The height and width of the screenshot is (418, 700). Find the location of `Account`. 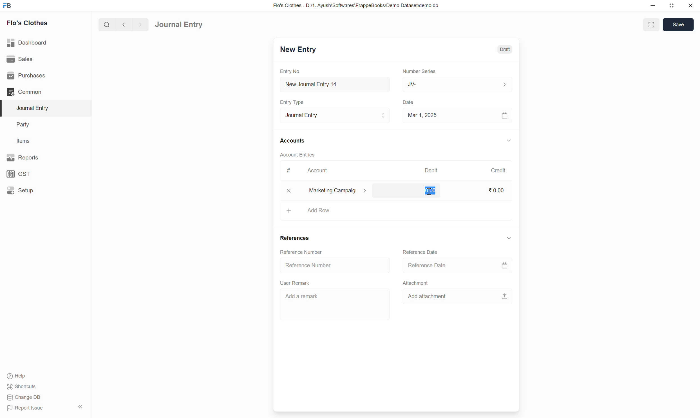

Account is located at coordinates (318, 170).